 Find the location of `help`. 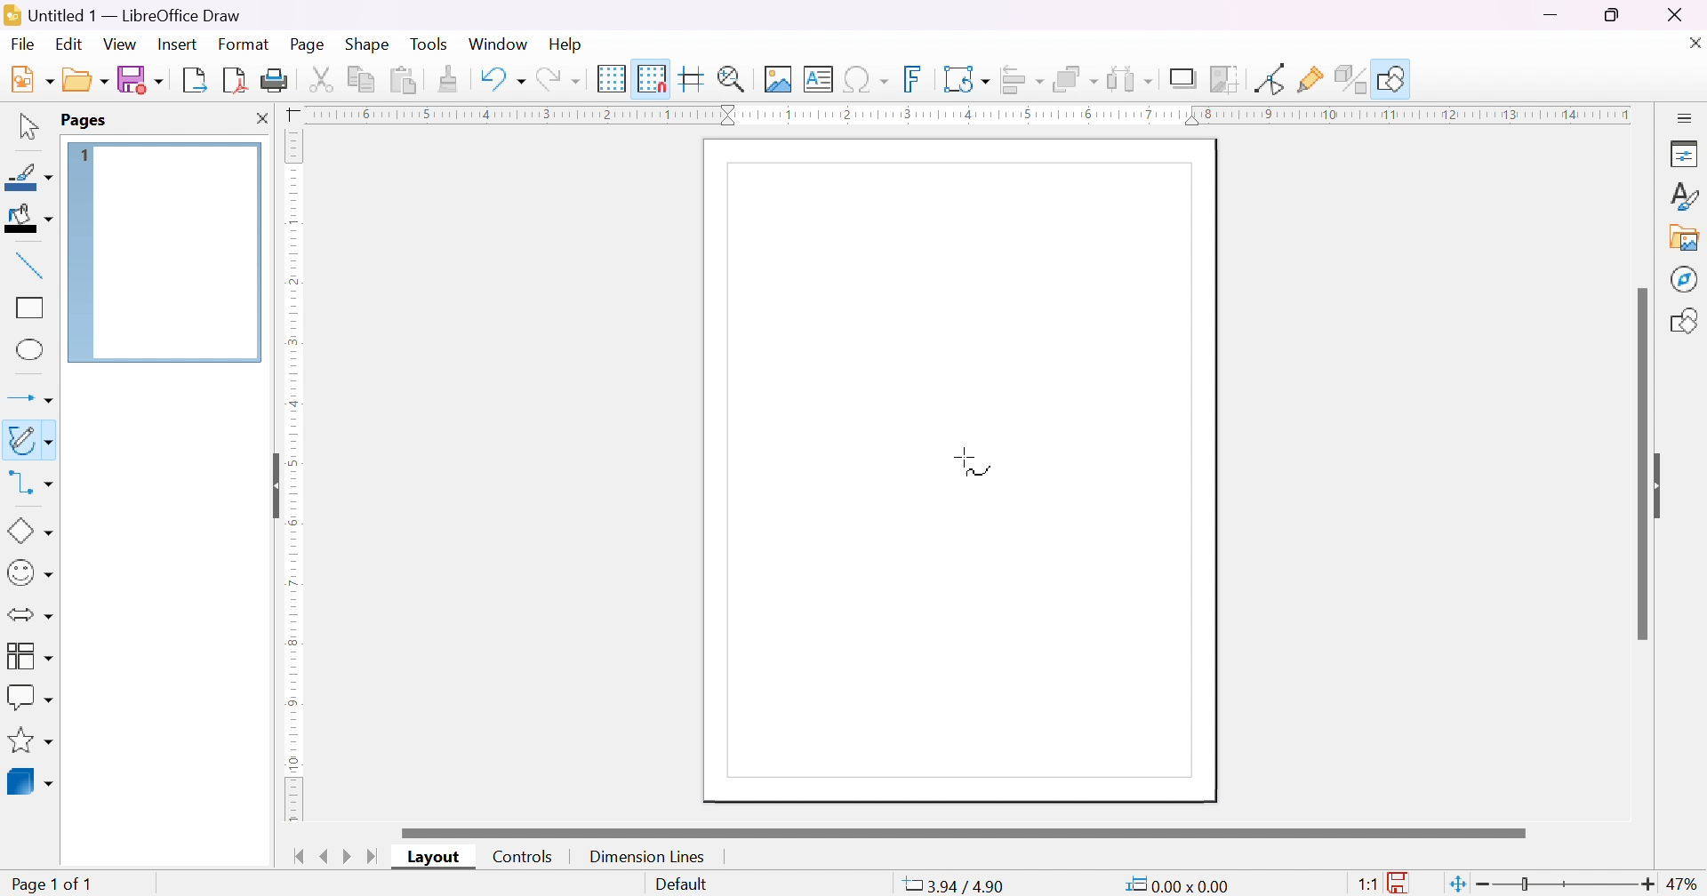

help is located at coordinates (565, 44).